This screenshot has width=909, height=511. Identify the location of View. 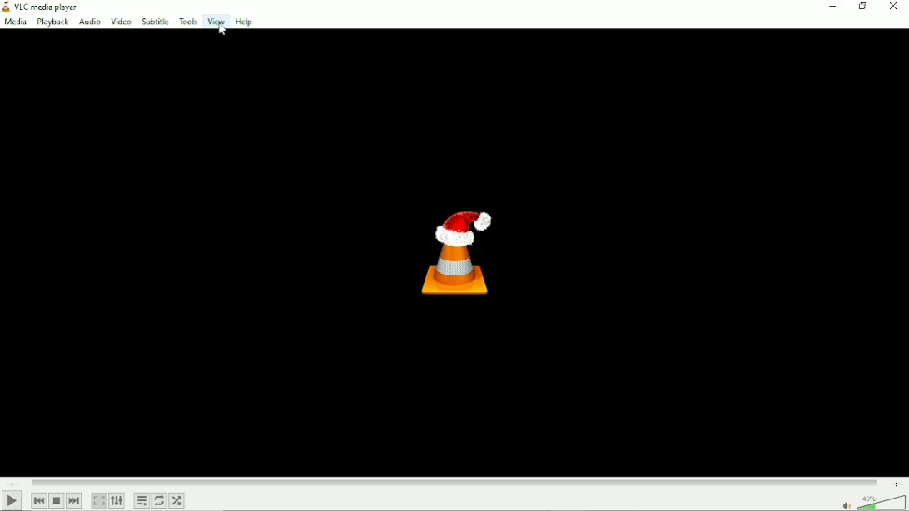
(216, 21).